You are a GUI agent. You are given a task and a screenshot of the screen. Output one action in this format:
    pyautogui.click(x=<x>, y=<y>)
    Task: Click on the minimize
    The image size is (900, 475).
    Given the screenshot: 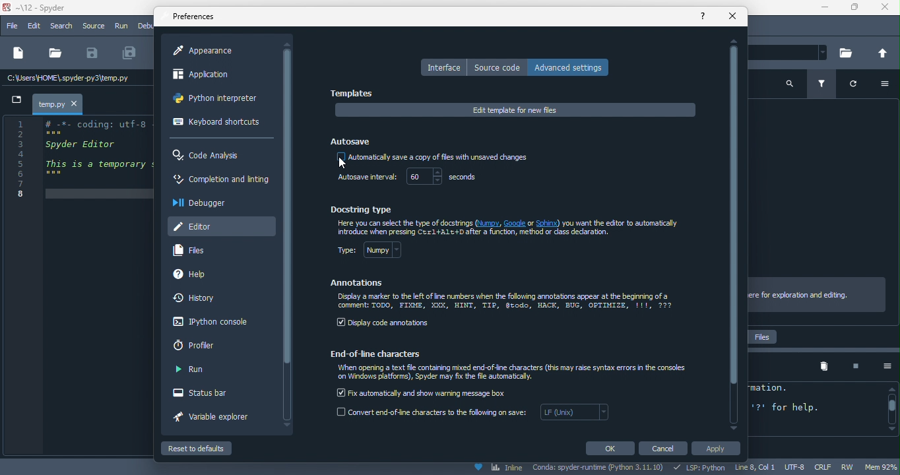 What is the action you would take?
    pyautogui.click(x=820, y=9)
    